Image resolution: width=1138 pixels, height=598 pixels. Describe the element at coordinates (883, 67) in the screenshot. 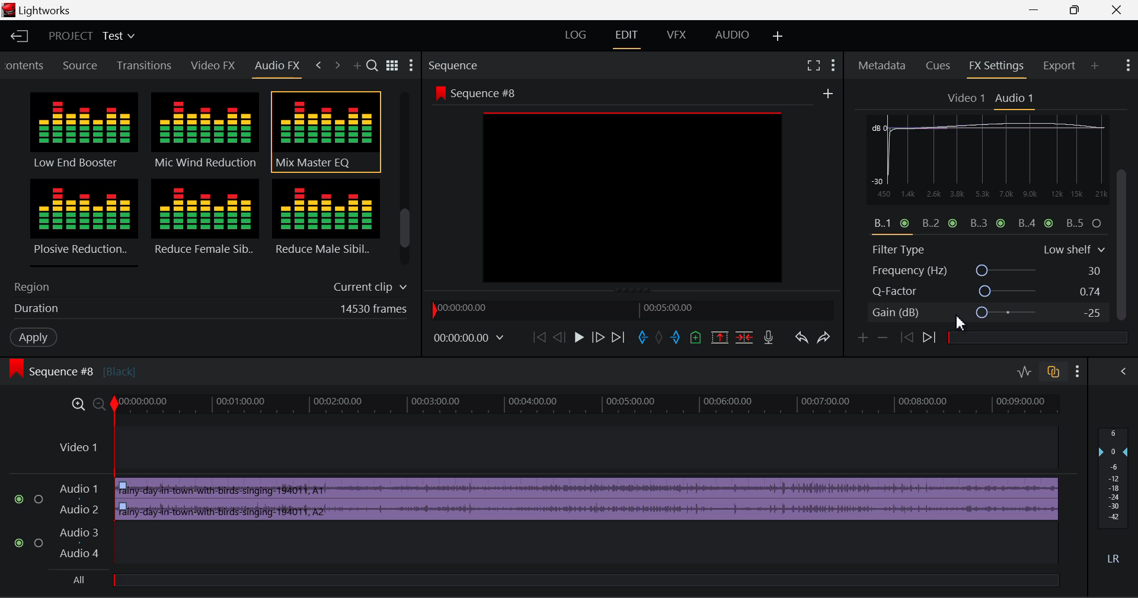

I see `Metadata` at that location.